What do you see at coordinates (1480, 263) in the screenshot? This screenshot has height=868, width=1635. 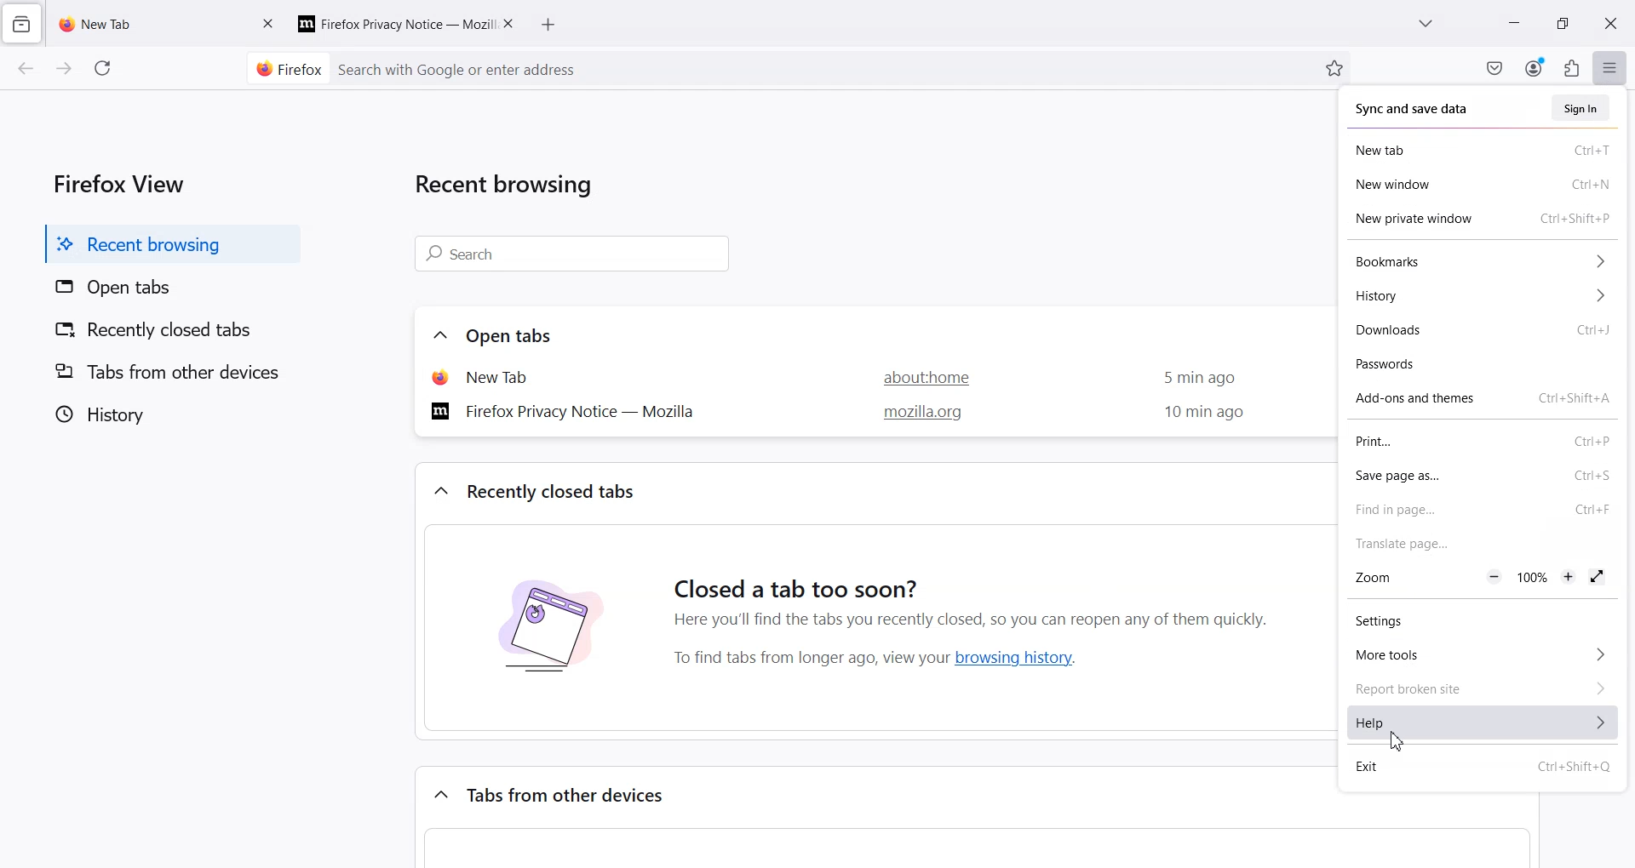 I see `Bookmarks` at bounding box center [1480, 263].